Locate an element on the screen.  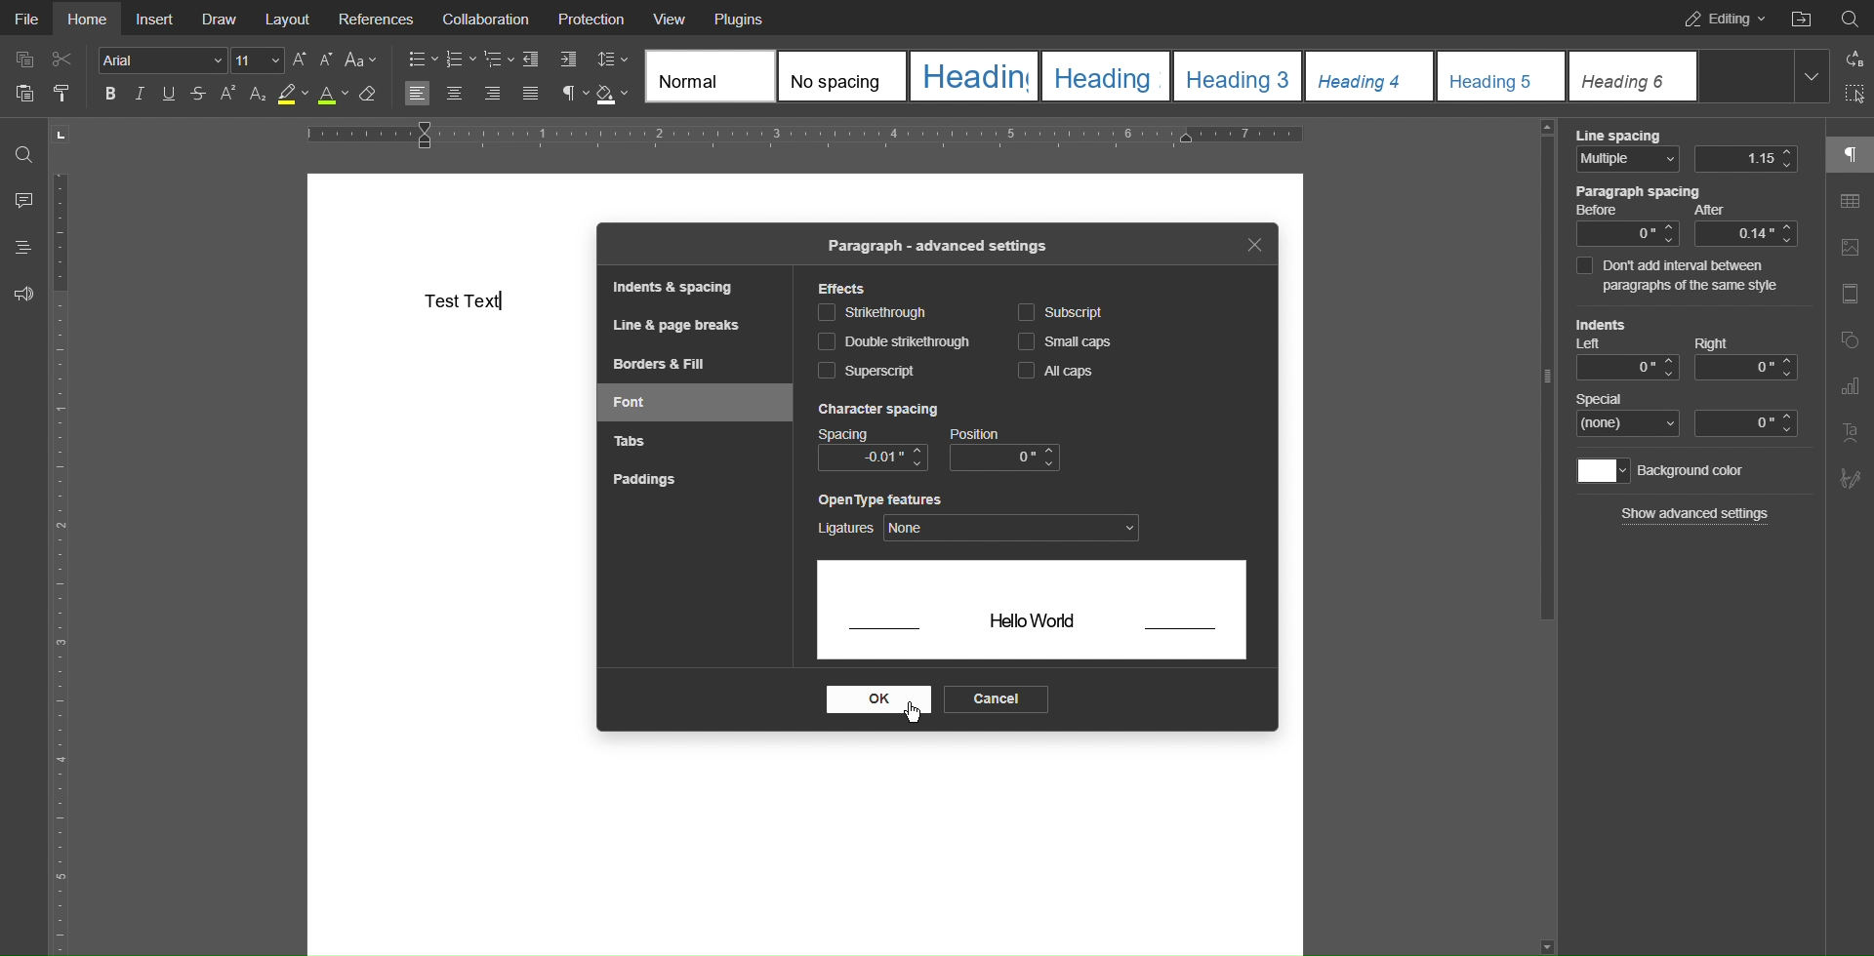
Text Color is located at coordinates (333, 95).